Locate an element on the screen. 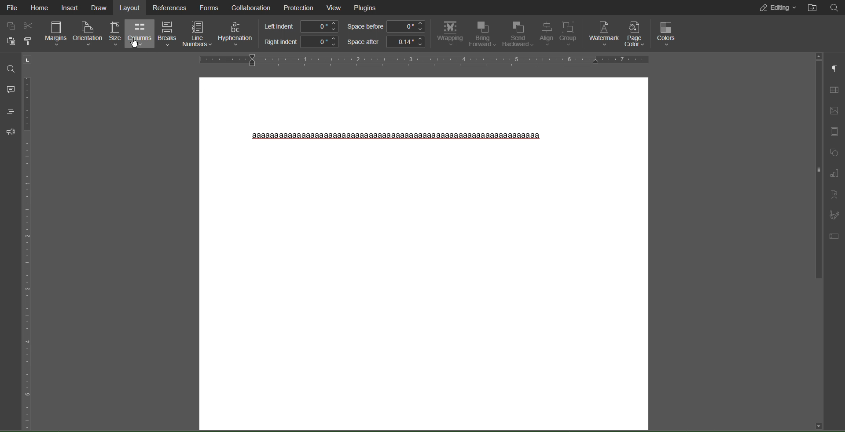  Comments is located at coordinates (9, 87).